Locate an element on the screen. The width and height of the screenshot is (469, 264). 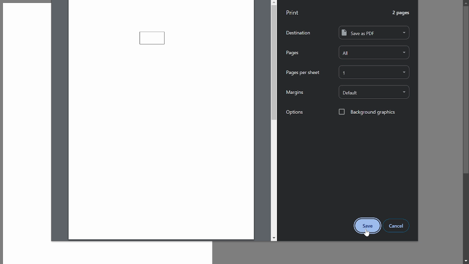
save as pdf is located at coordinates (375, 33).